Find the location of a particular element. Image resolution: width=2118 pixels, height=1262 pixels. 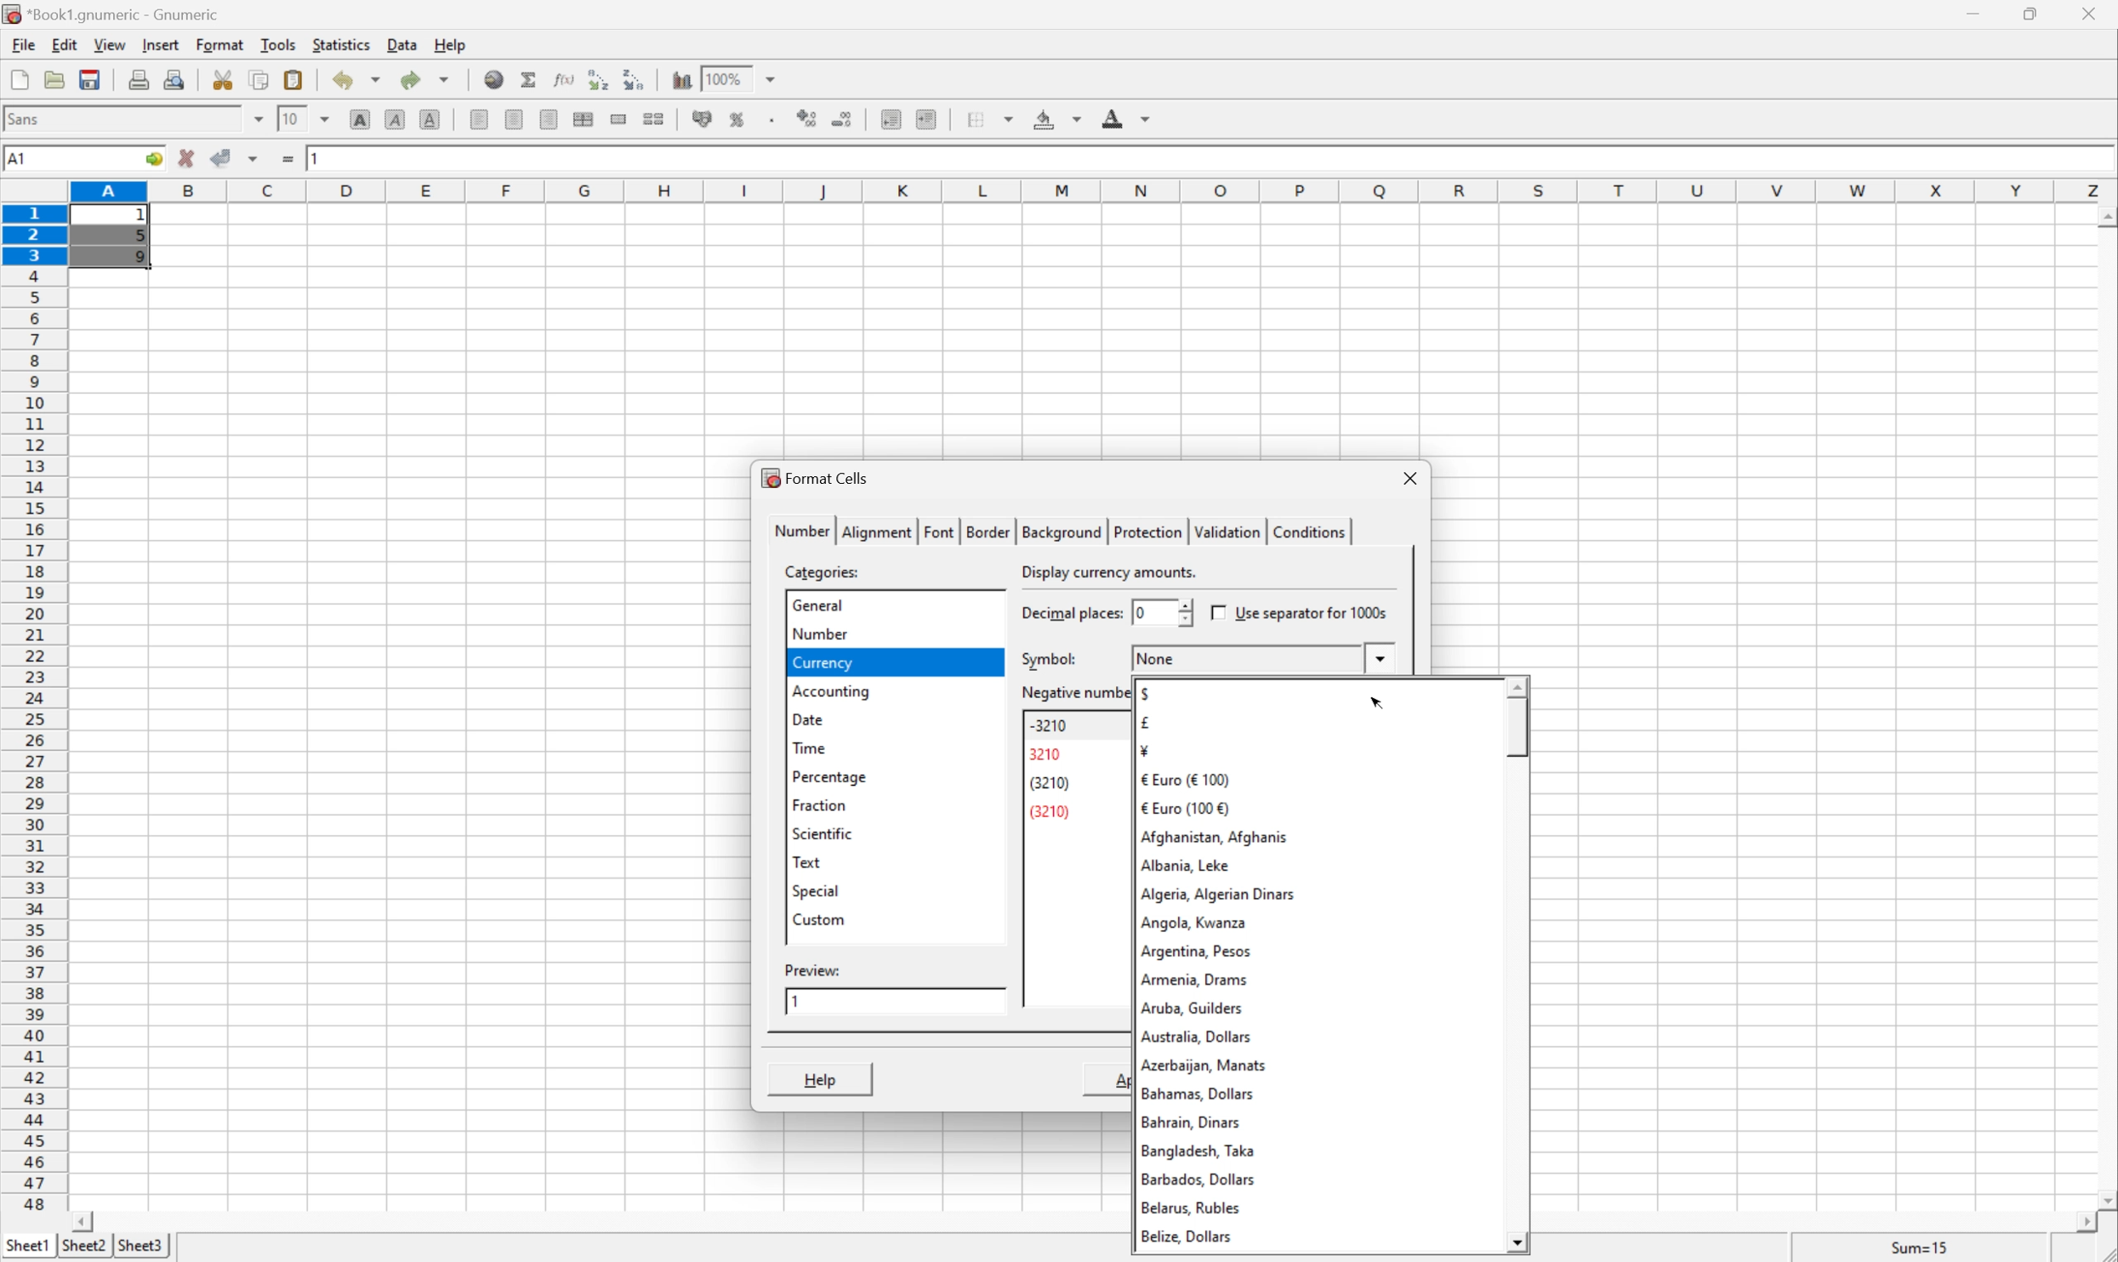

help is located at coordinates (821, 1079).